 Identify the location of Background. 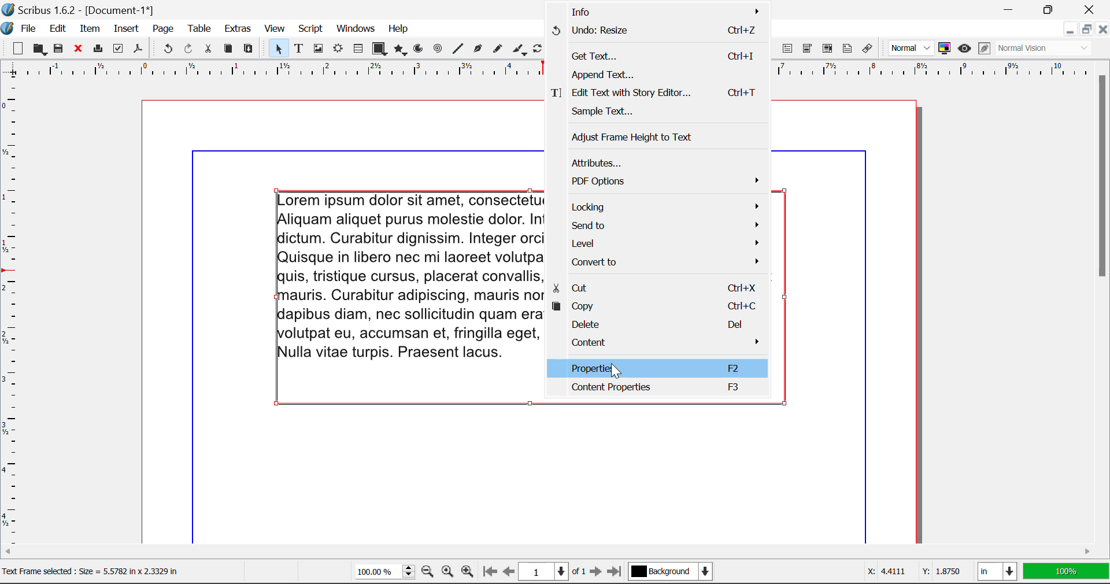
(674, 573).